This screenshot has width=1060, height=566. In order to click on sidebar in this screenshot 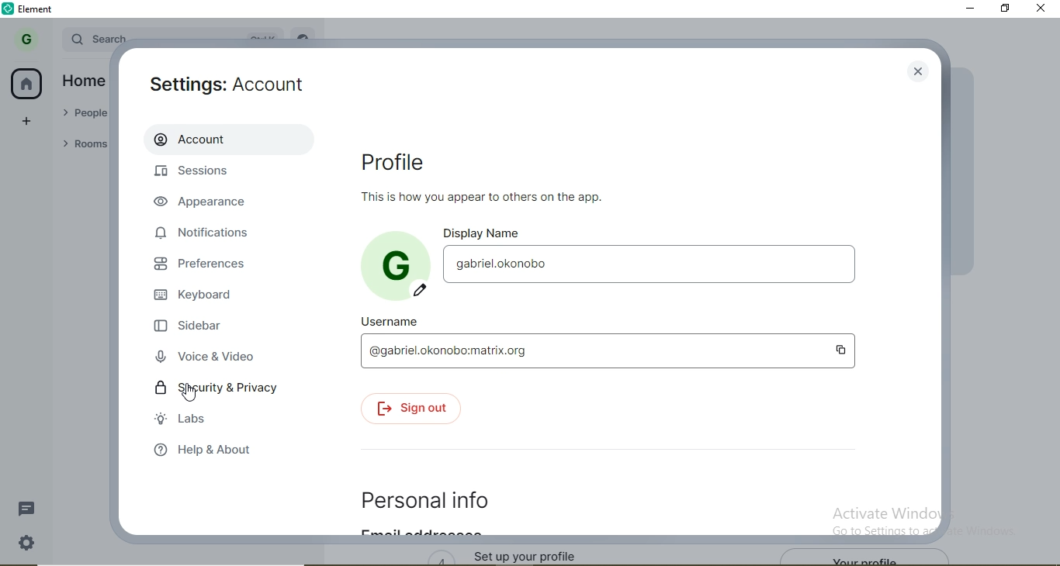, I will do `click(201, 330)`.